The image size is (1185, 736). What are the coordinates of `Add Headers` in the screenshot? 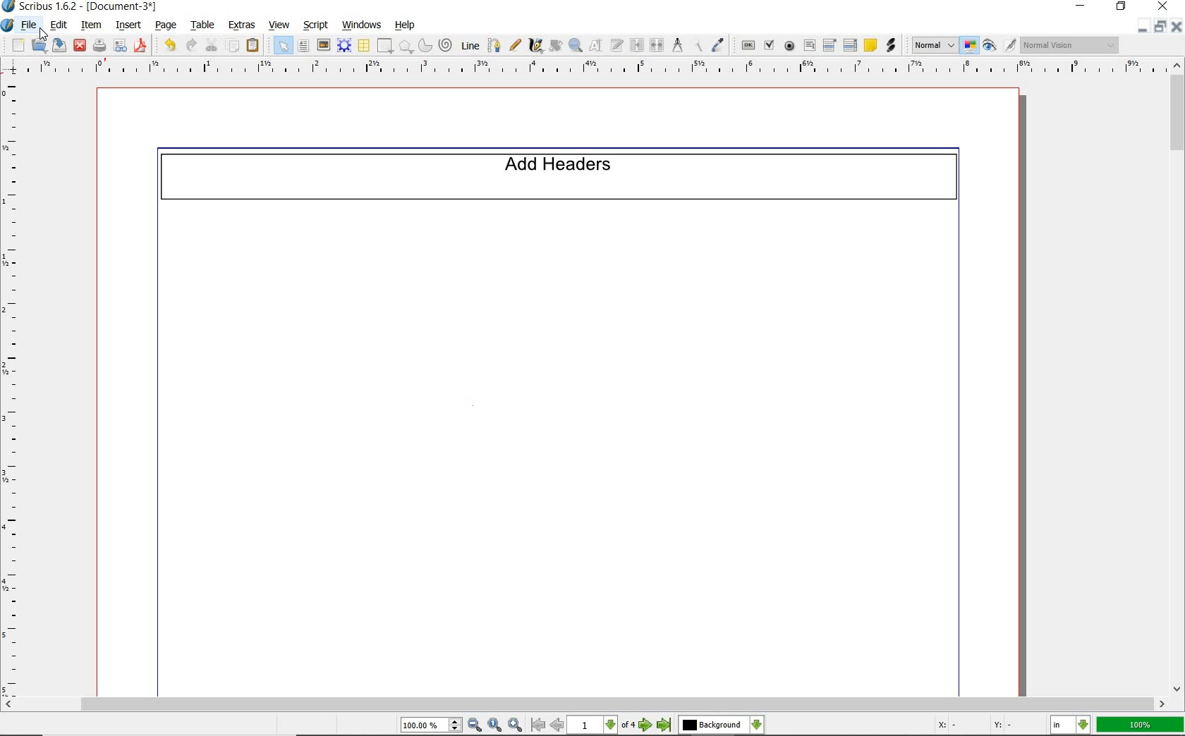 It's located at (564, 176).